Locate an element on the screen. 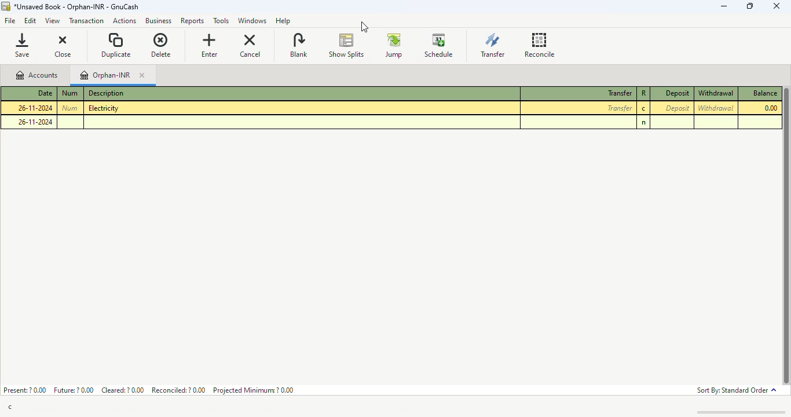 This screenshot has height=417, width=791. sort by: standard order is located at coordinates (736, 391).